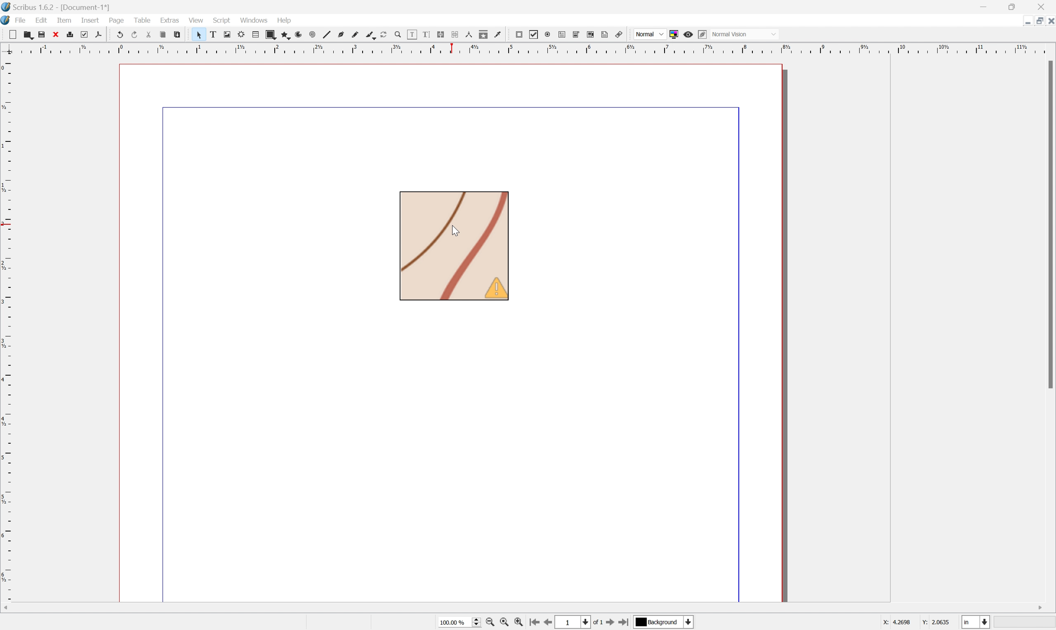 The width and height of the screenshot is (1056, 630). I want to click on of 1, so click(599, 624).